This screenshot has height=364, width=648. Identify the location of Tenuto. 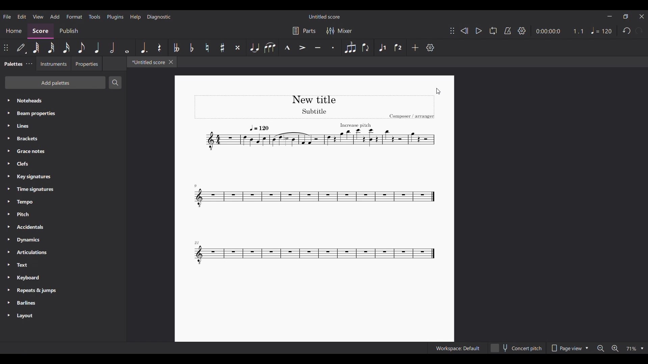
(318, 48).